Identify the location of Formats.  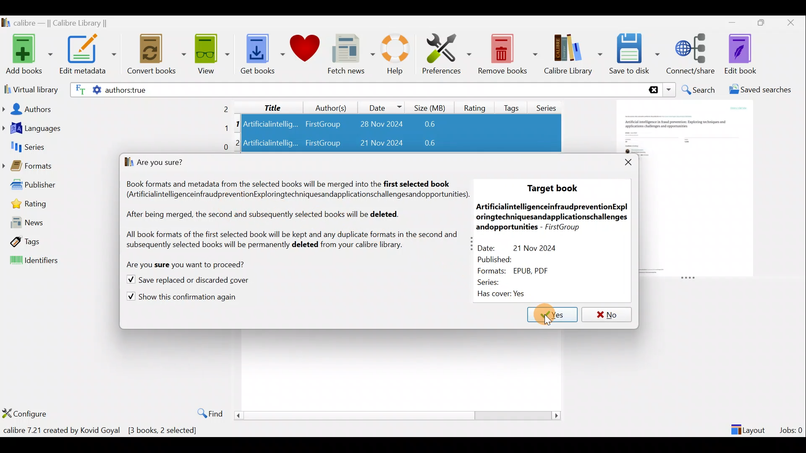
(59, 168).